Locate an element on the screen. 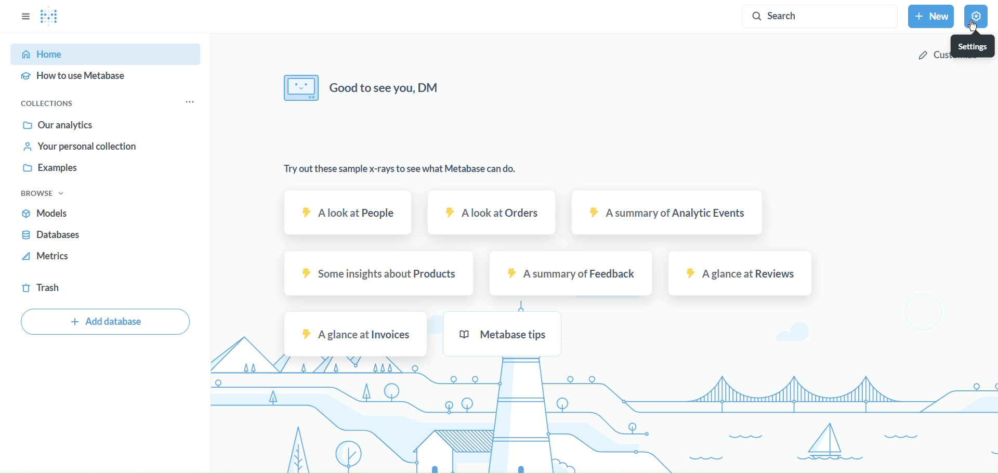  metrics is located at coordinates (47, 256).